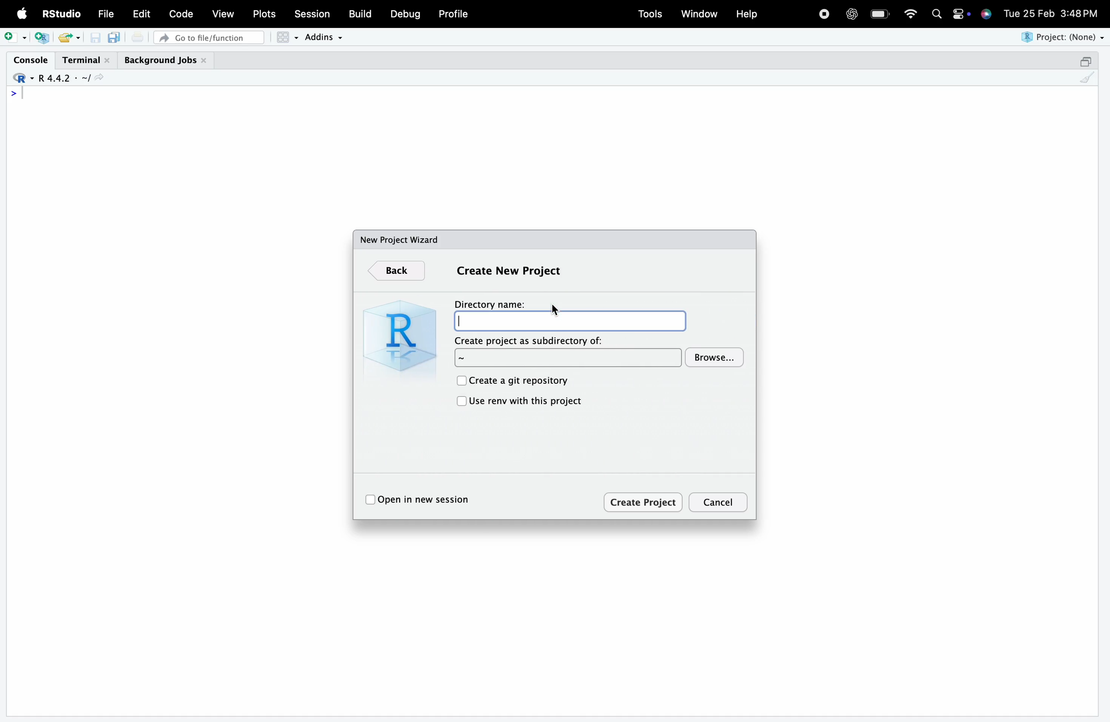 The image size is (1110, 722). What do you see at coordinates (569, 321) in the screenshot?
I see `Directory name:` at bounding box center [569, 321].